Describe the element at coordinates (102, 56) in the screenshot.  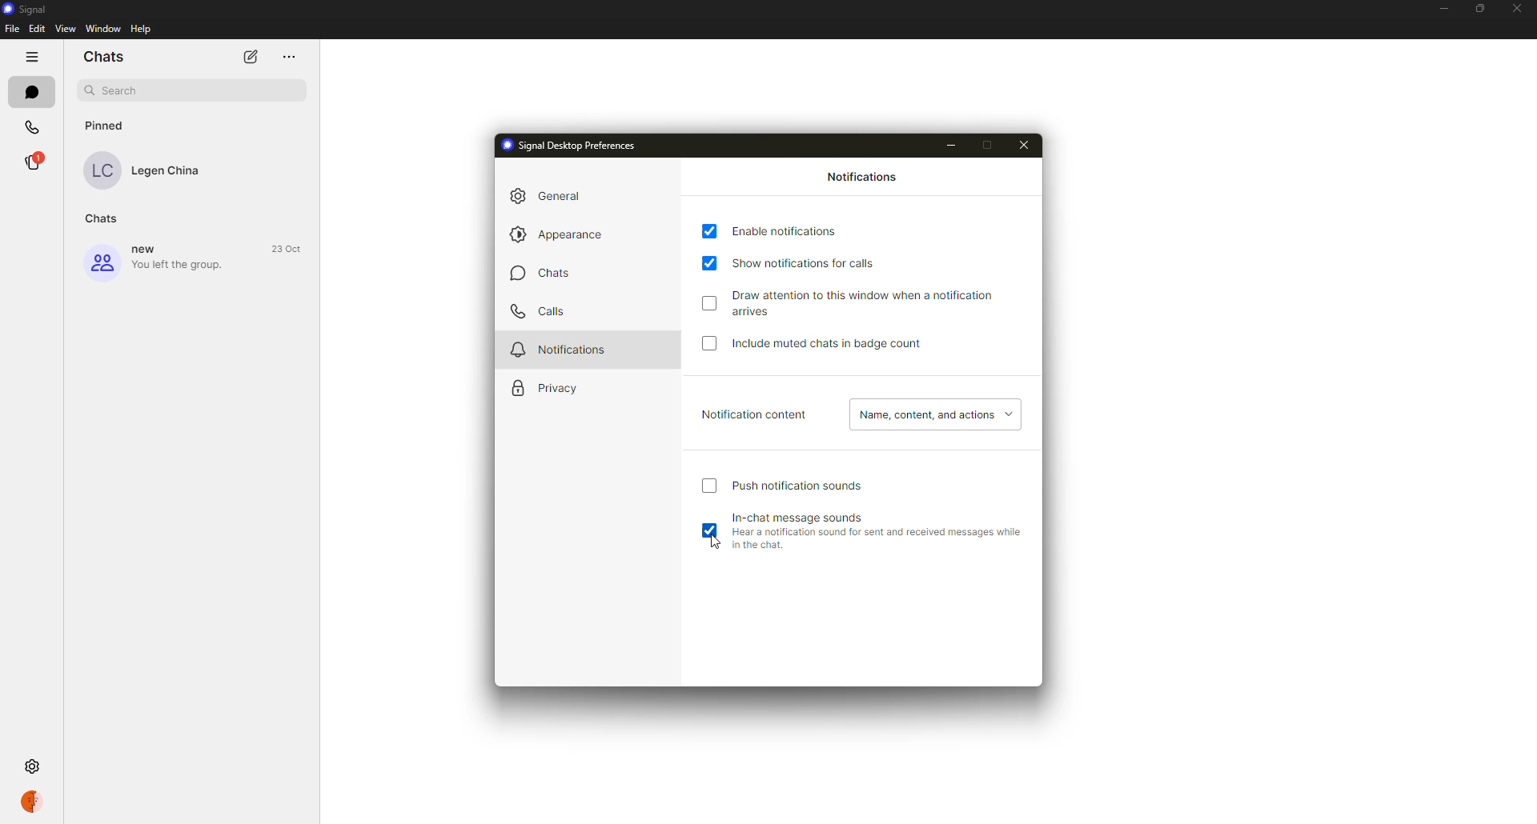
I see `Chats` at that location.